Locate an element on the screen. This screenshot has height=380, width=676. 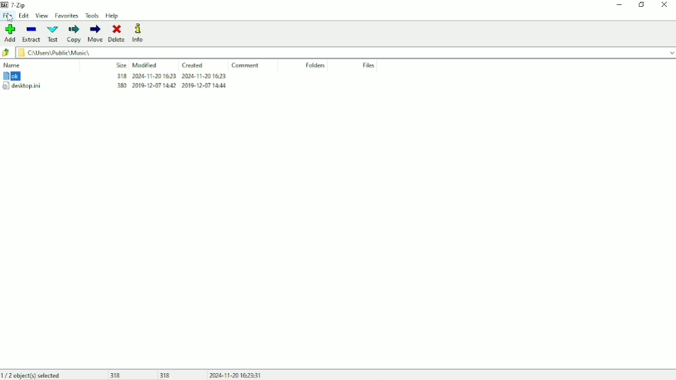
File location is located at coordinates (339, 52).